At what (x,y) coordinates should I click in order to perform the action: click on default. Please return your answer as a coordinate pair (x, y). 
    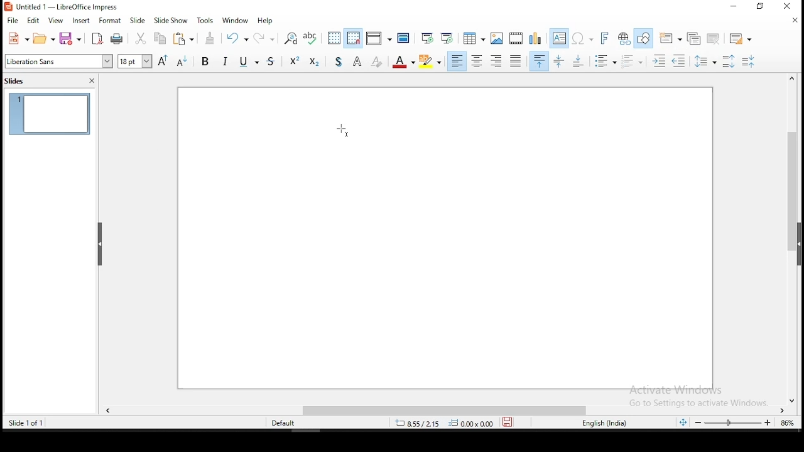
    Looking at the image, I should click on (281, 423).